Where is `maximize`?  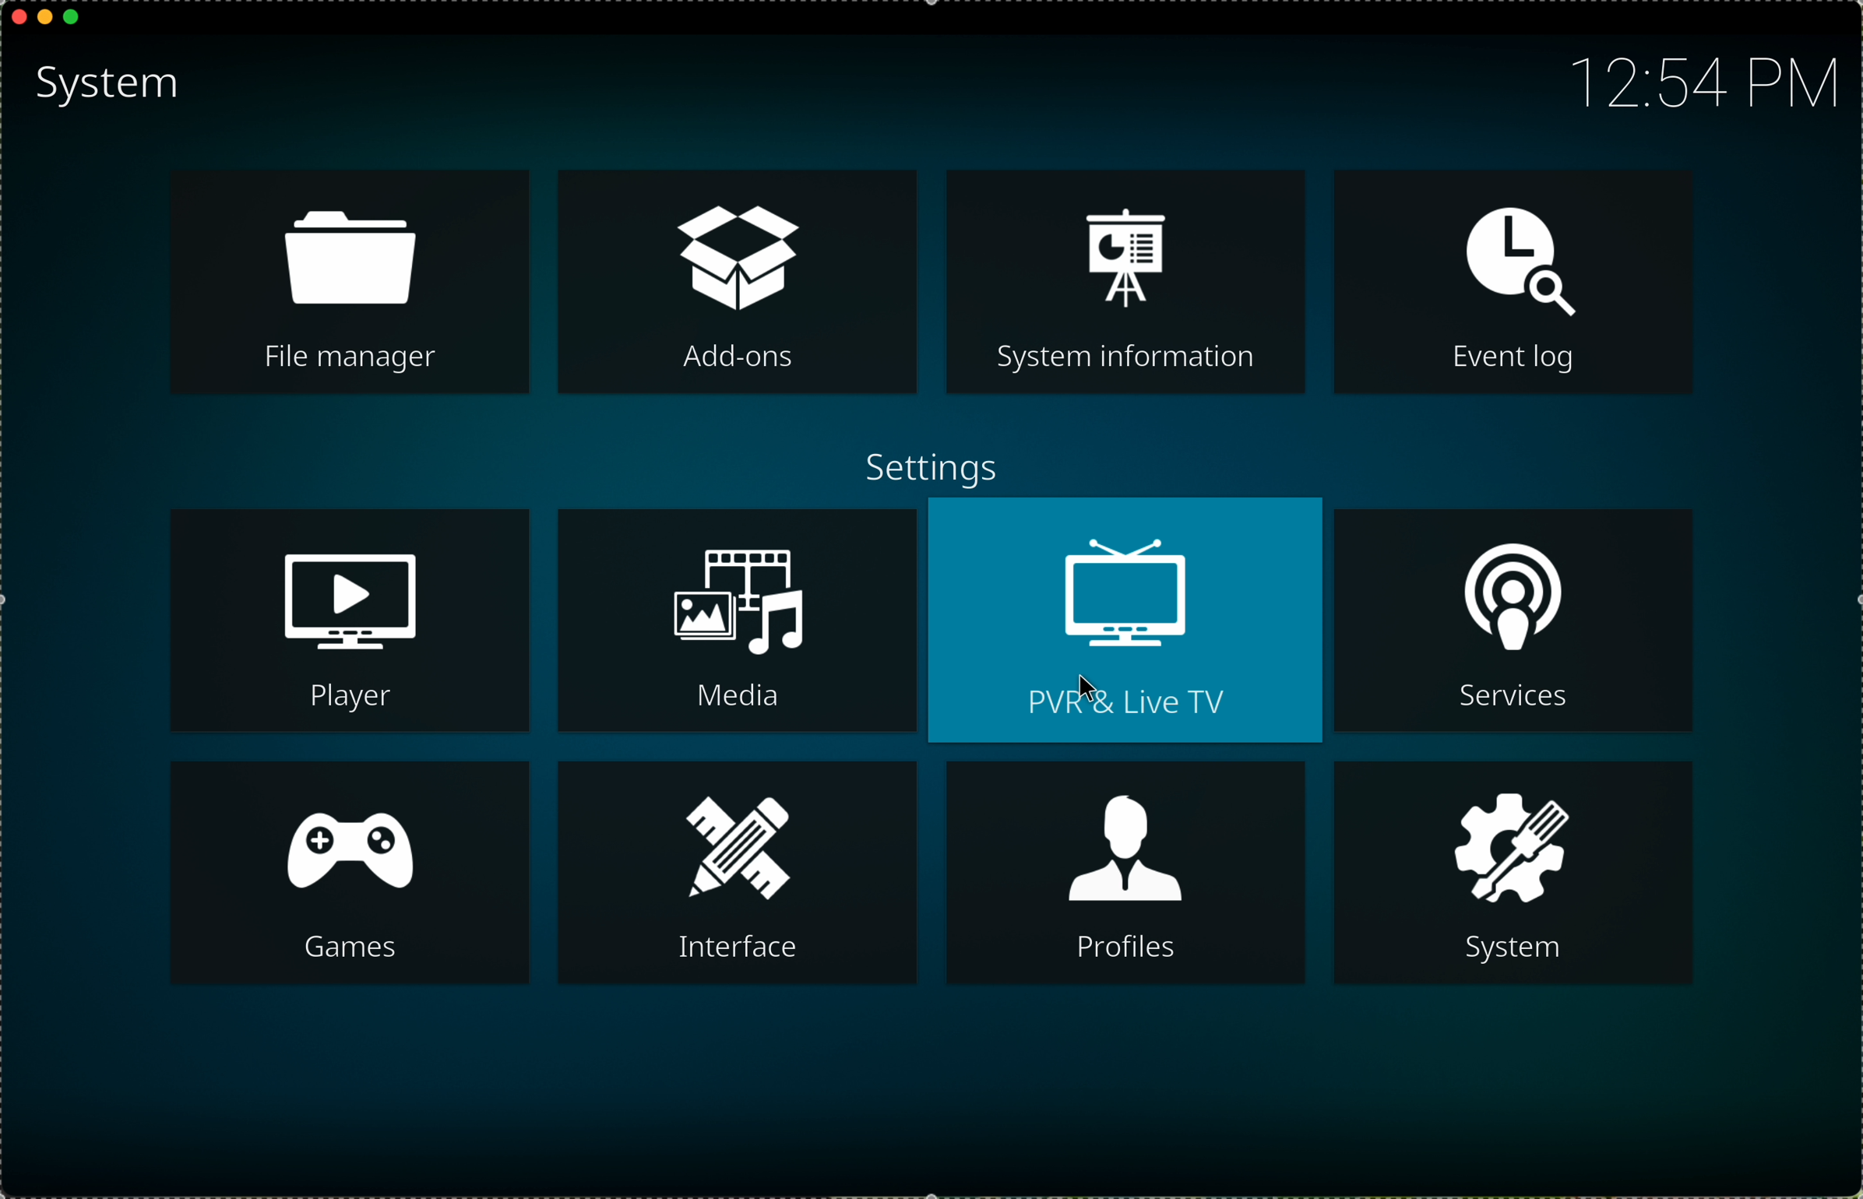
maximize is located at coordinates (72, 23).